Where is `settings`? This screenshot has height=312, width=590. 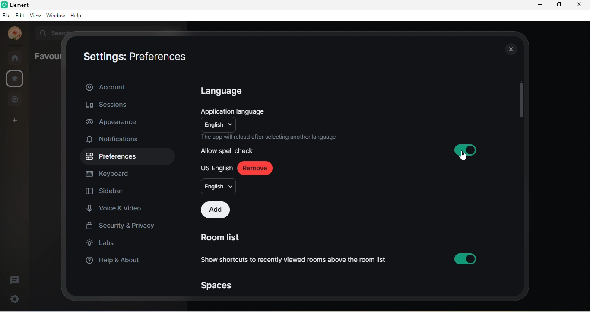 settings is located at coordinates (14, 298).